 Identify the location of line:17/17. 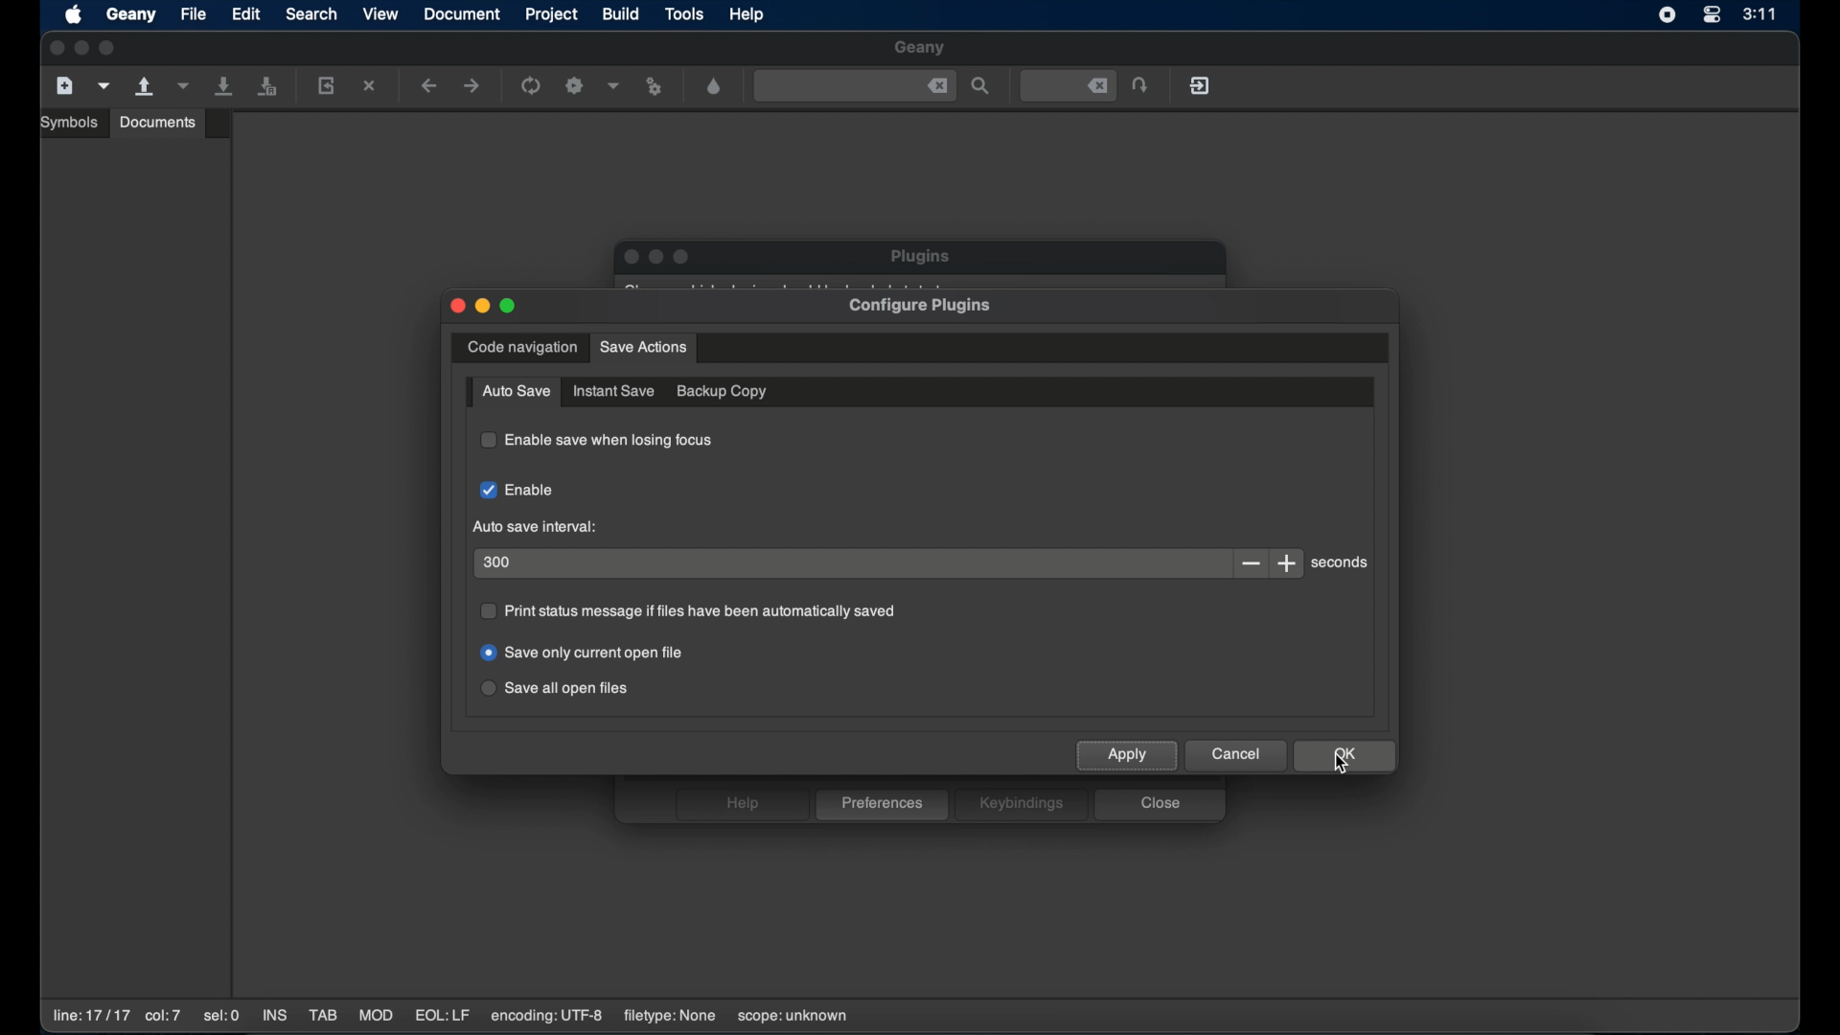
(89, 1016).